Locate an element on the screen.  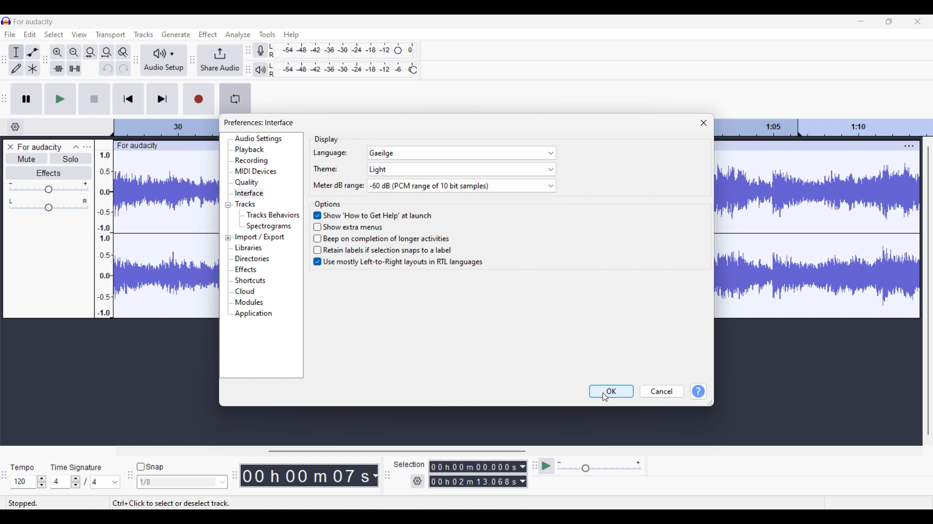
Tempo settings is located at coordinates (29, 482).